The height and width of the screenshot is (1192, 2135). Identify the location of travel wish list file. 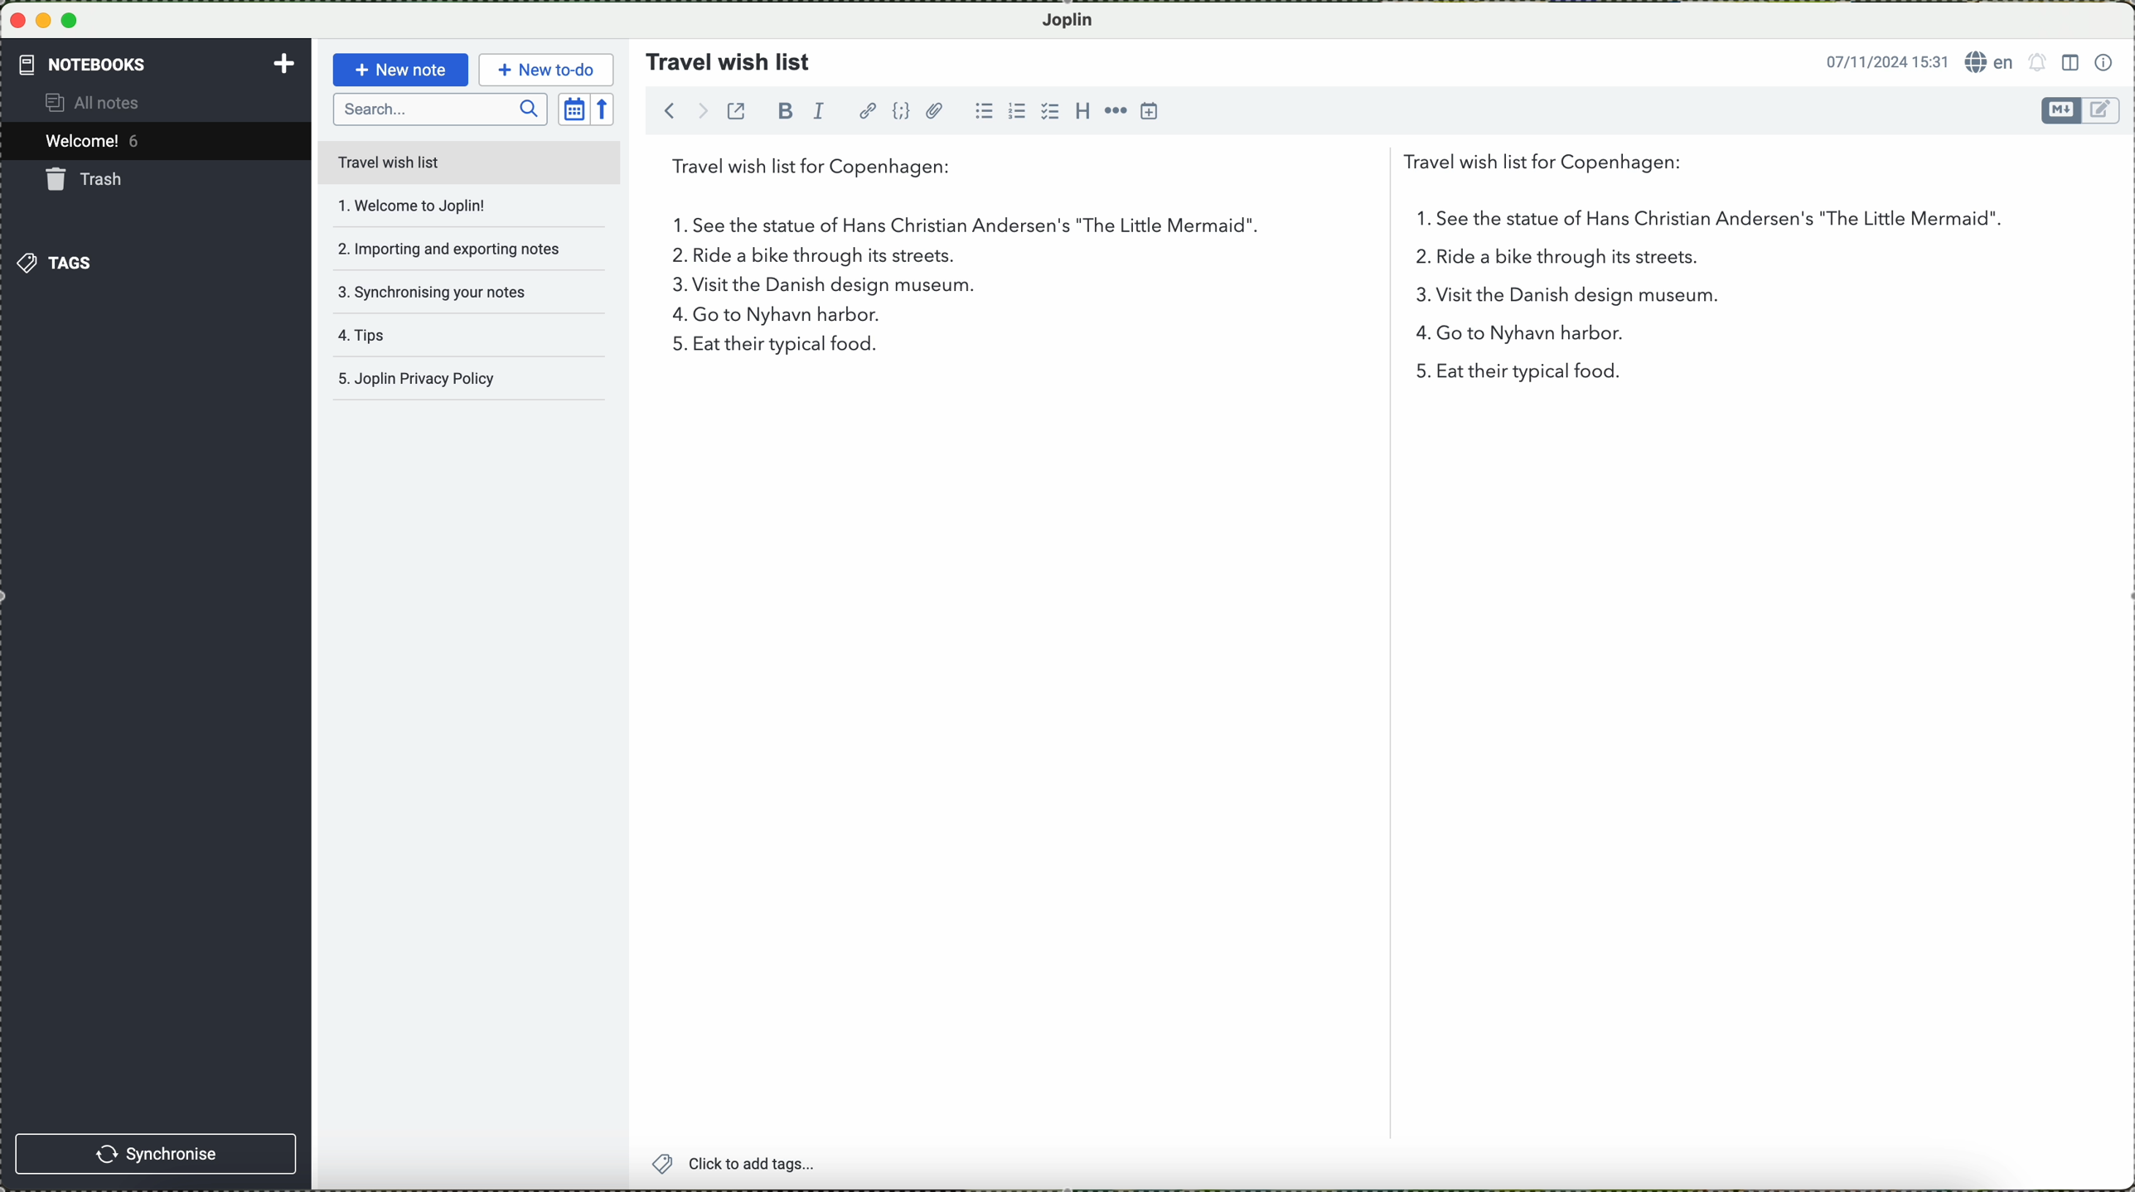
(468, 162).